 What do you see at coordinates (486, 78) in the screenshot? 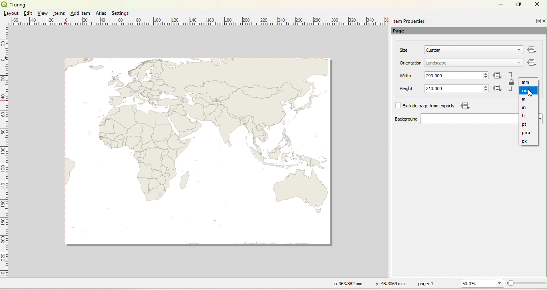
I see `decrease` at bounding box center [486, 78].